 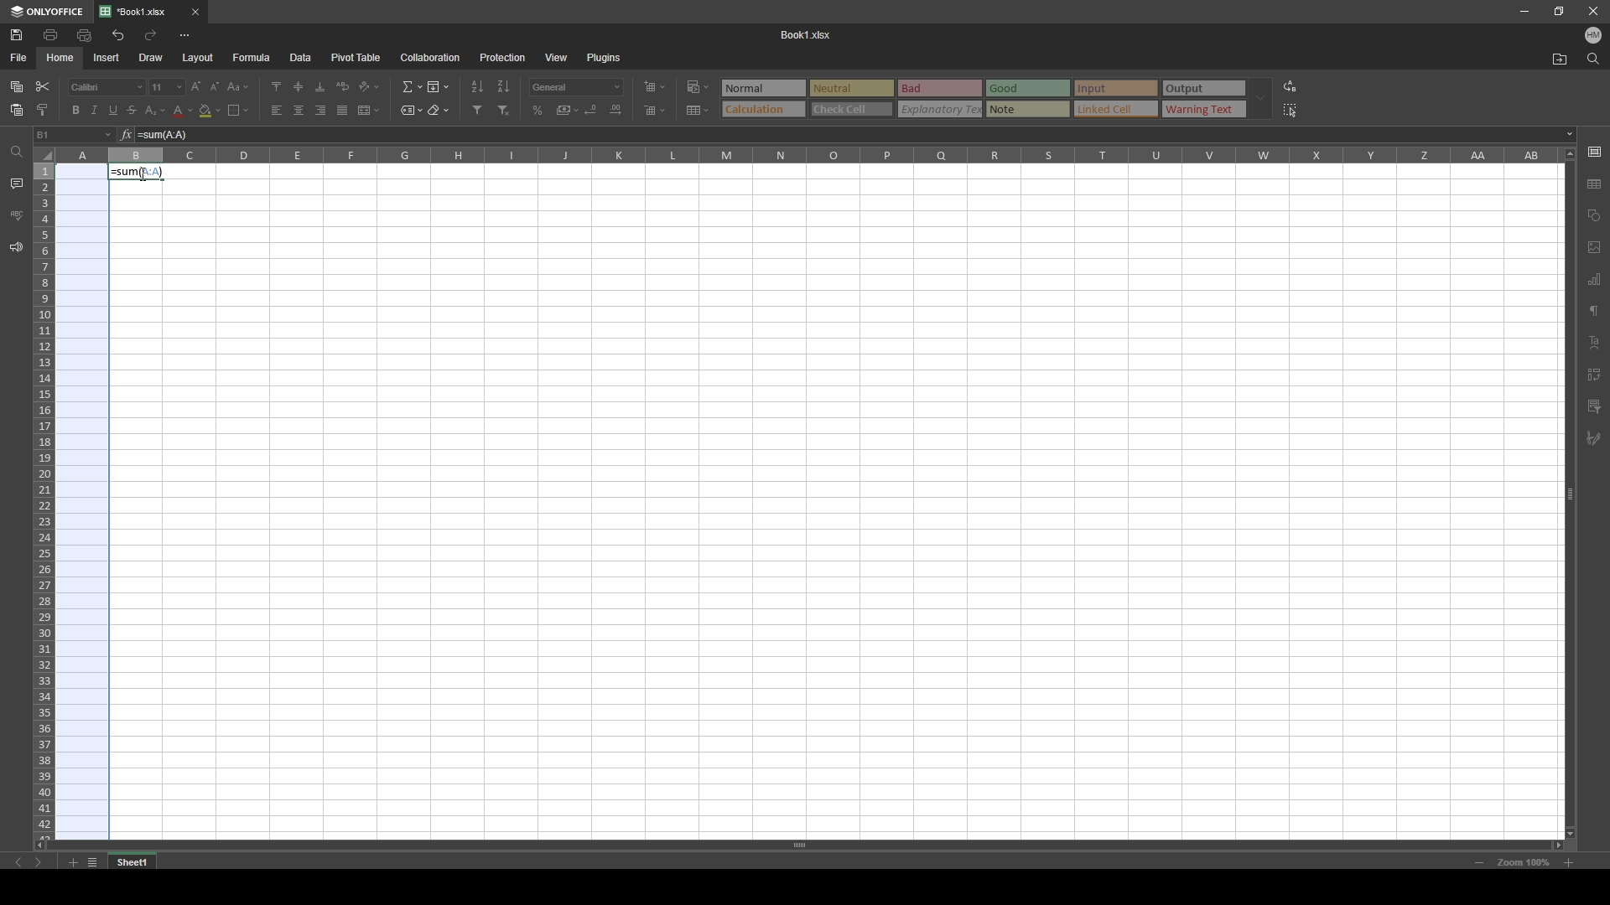 I want to click on select all, so click(x=1291, y=111).